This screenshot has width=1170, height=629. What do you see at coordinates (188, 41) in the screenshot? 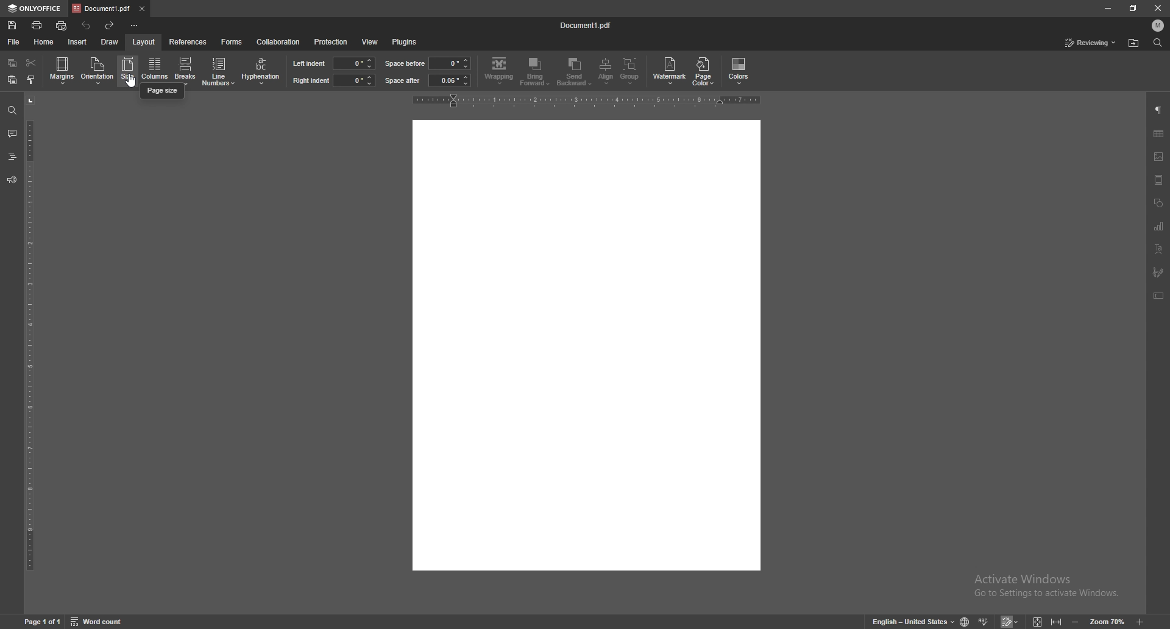
I see `references` at bounding box center [188, 41].